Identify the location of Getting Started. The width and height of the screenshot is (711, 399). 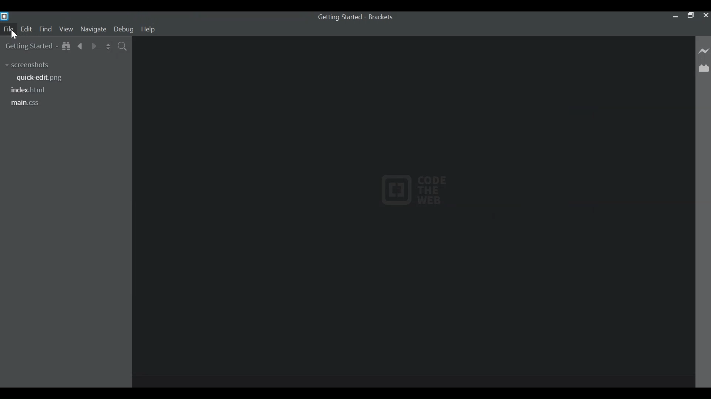
(340, 17).